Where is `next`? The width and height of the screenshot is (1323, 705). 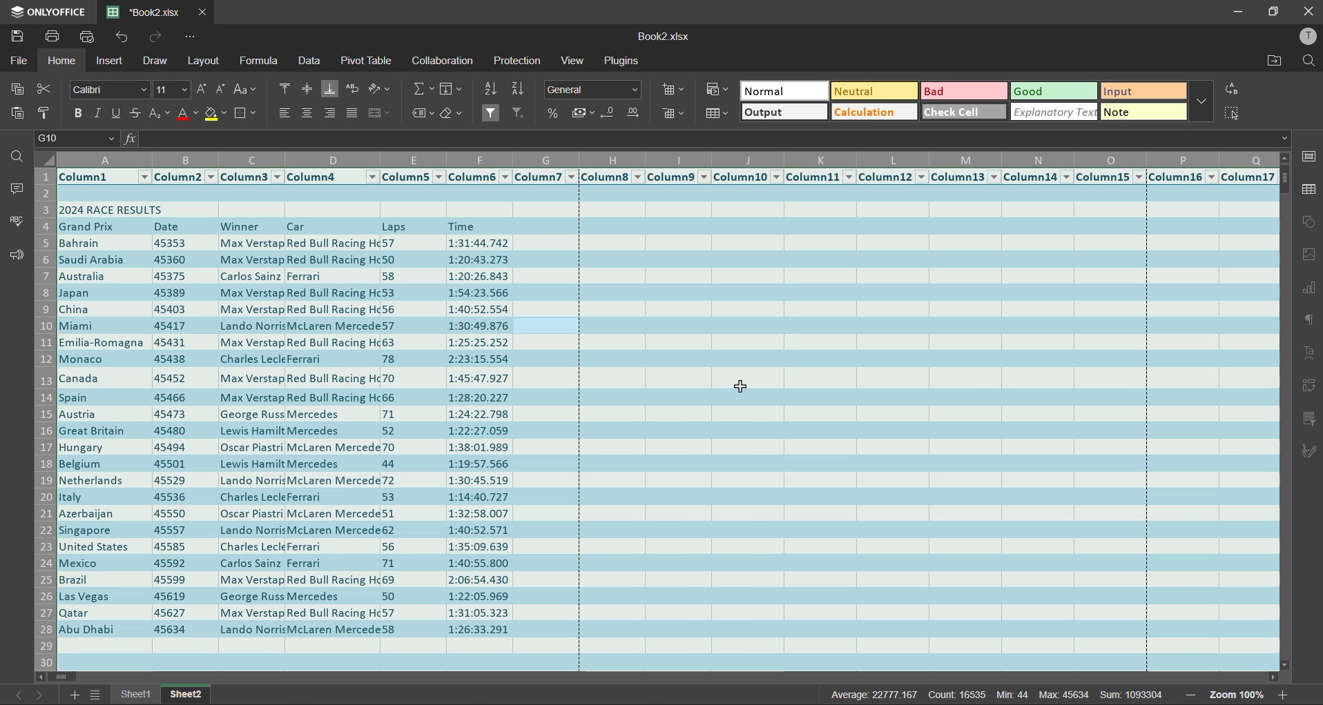 next is located at coordinates (41, 695).